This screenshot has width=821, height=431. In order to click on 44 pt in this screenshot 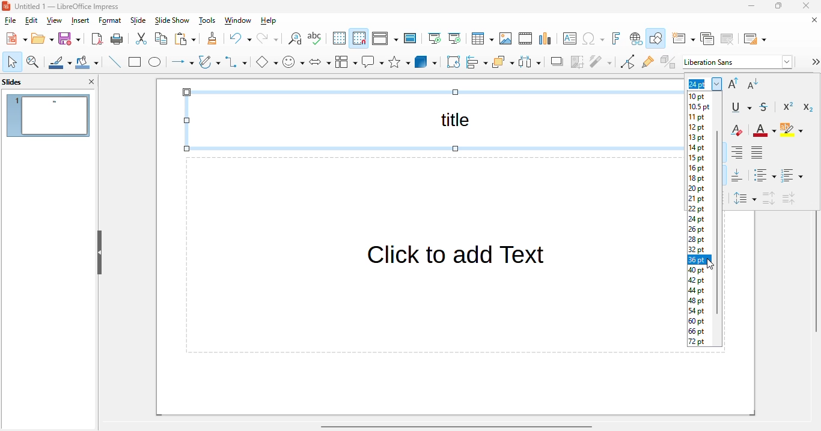, I will do `click(697, 291)`.